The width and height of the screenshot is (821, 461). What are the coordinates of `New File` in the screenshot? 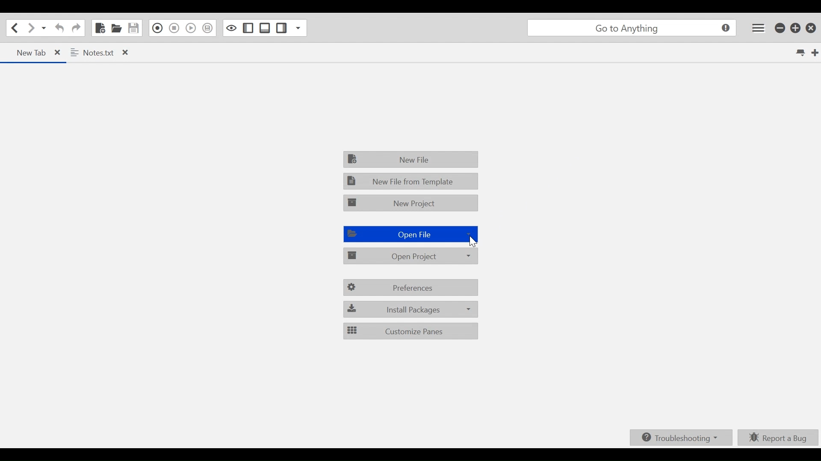 It's located at (99, 28).